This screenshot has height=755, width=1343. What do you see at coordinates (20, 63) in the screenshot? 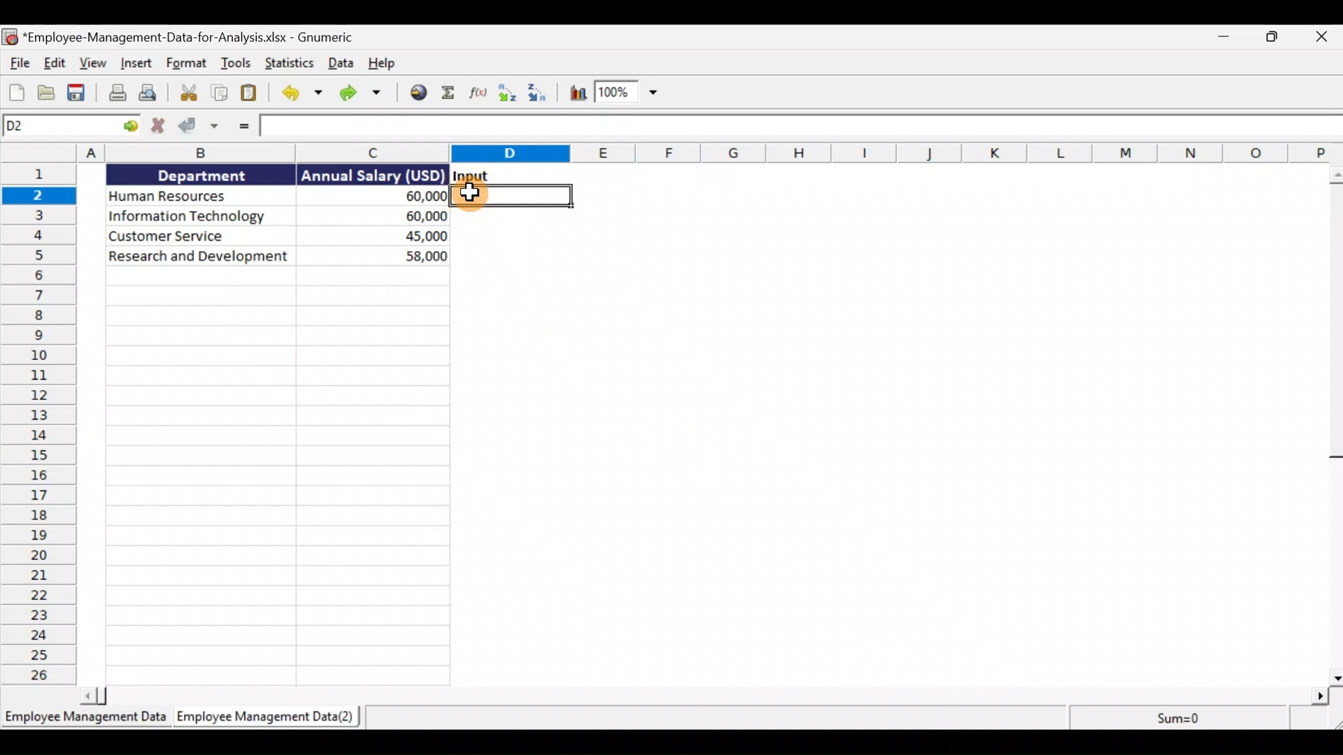
I see `File` at bounding box center [20, 63].